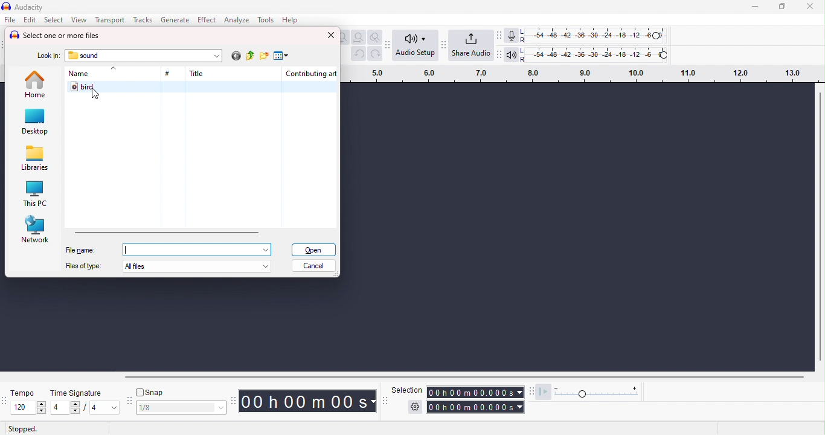  What do you see at coordinates (78, 74) in the screenshot?
I see `name` at bounding box center [78, 74].